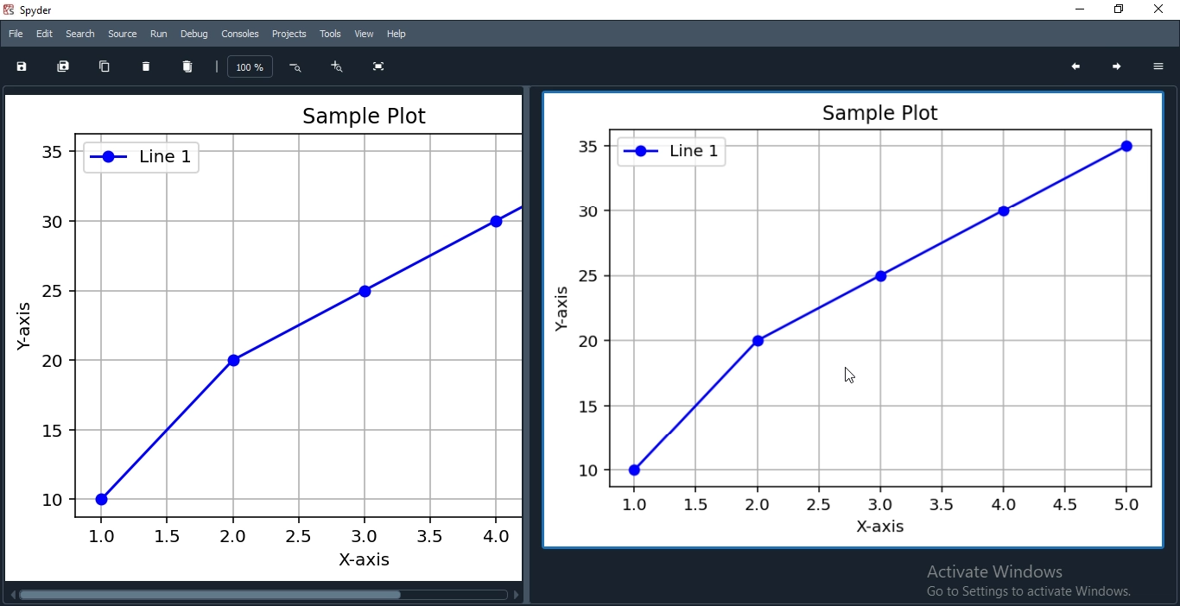 This screenshot has width=1180, height=606. I want to click on next chart, so click(1120, 68).